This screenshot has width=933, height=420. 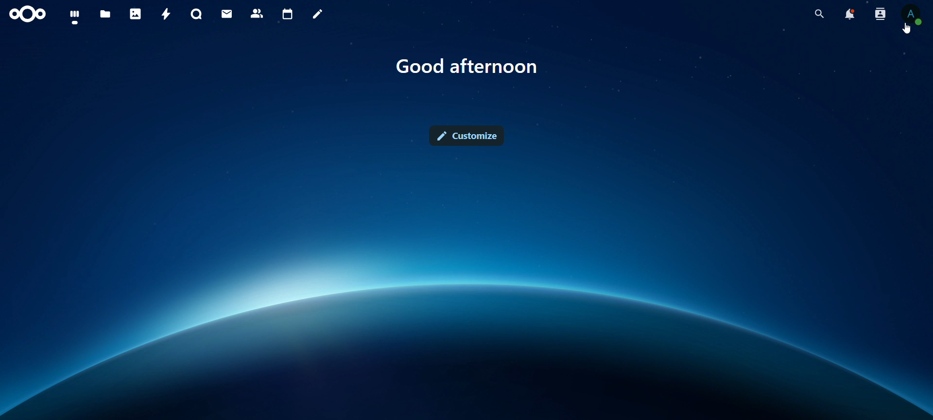 What do you see at coordinates (880, 15) in the screenshot?
I see `search contacts` at bounding box center [880, 15].